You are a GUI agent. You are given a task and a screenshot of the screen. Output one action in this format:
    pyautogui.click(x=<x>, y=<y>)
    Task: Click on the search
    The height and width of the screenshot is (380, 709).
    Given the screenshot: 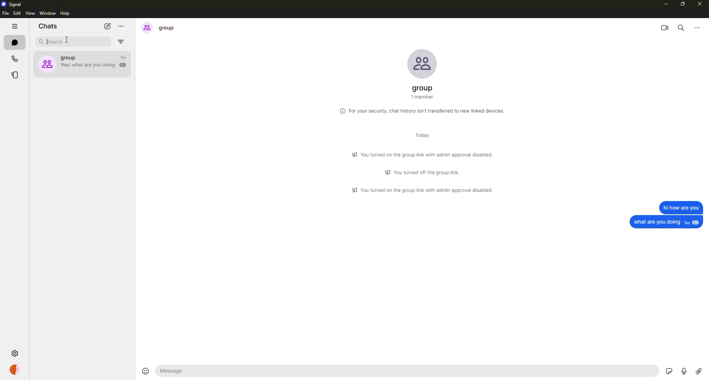 What is the action you would take?
    pyautogui.click(x=53, y=42)
    